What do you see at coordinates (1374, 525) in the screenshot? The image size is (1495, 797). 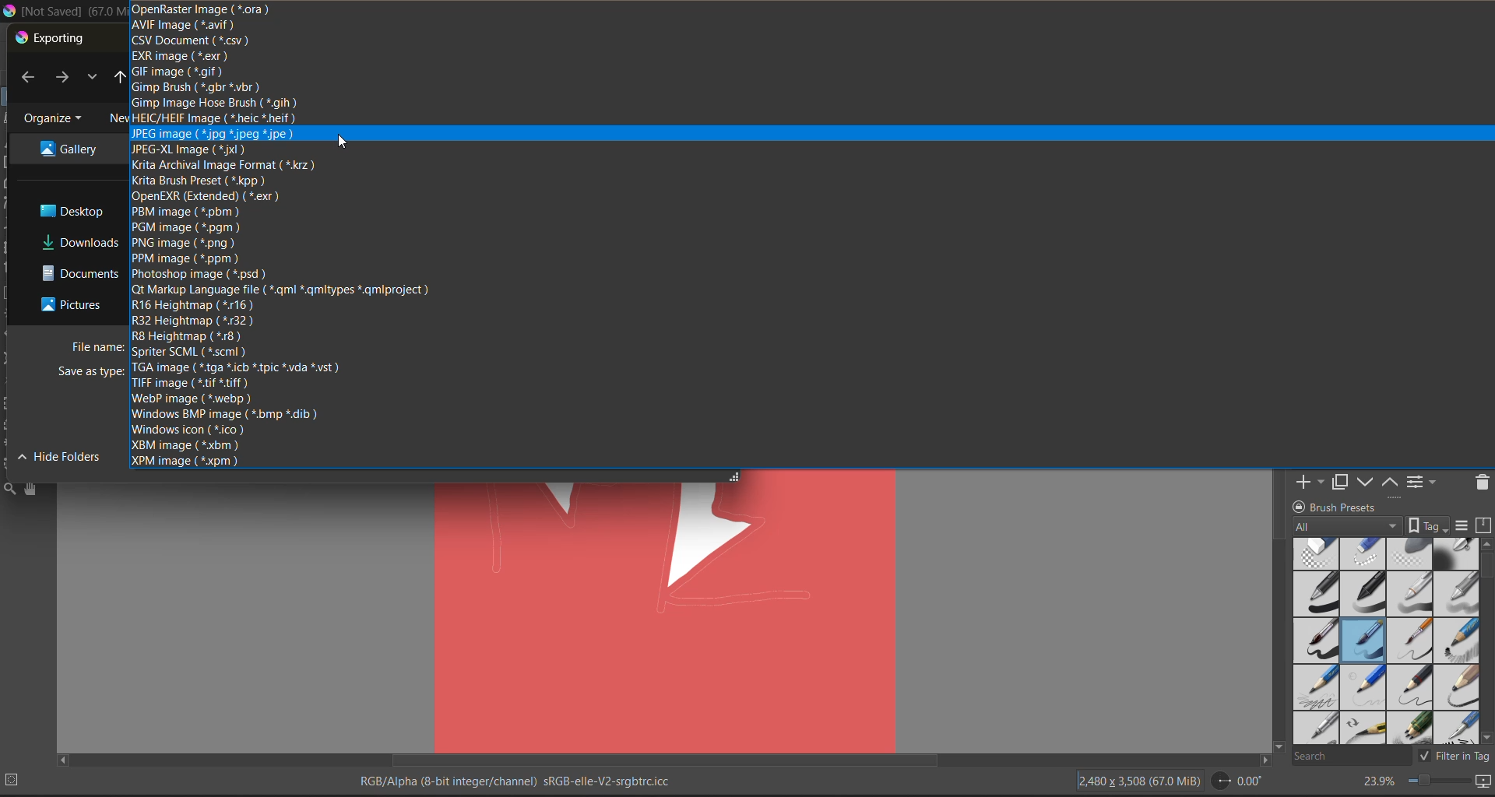 I see `tag` at bounding box center [1374, 525].